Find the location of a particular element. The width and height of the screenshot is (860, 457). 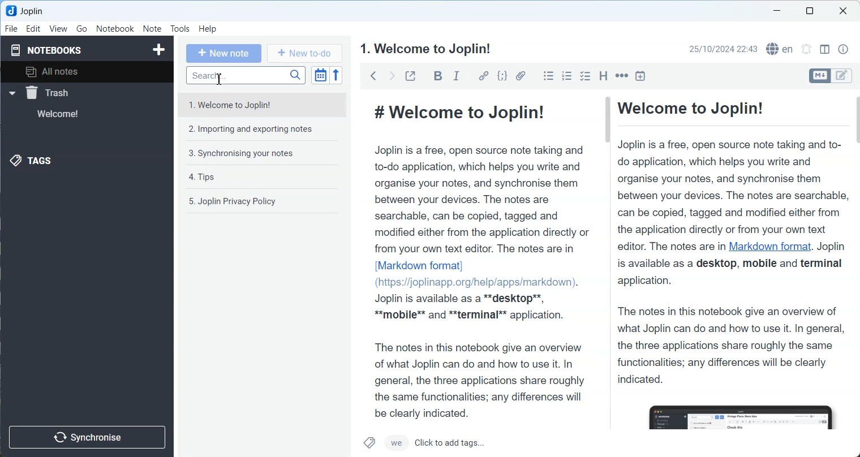

Hyperlink is located at coordinates (483, 76).